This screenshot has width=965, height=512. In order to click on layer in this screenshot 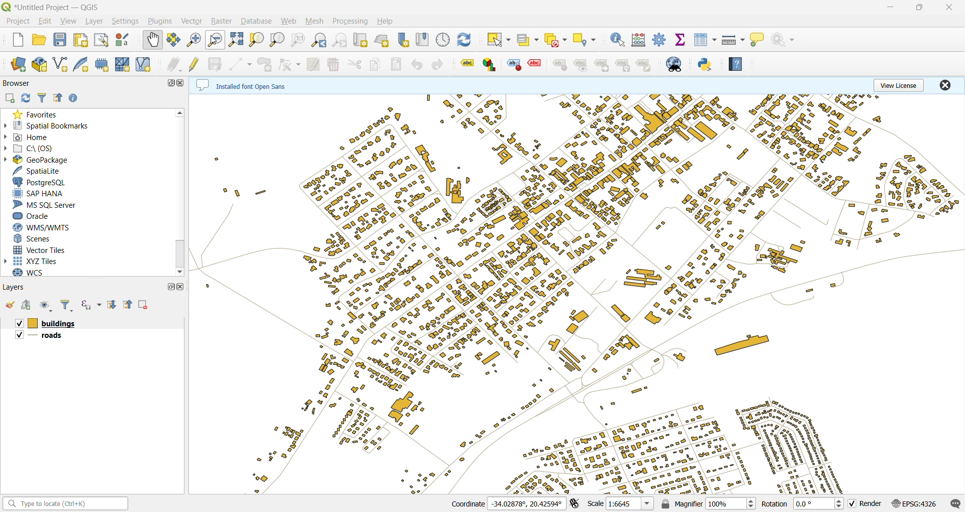, I will do `click(95, 21)`.